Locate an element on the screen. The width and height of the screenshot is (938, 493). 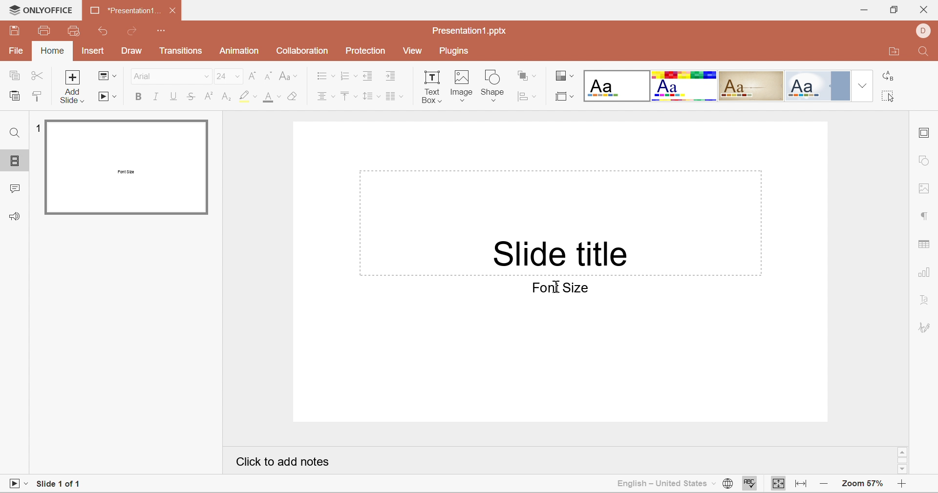
shape settings is located at coordinates (926, 159).